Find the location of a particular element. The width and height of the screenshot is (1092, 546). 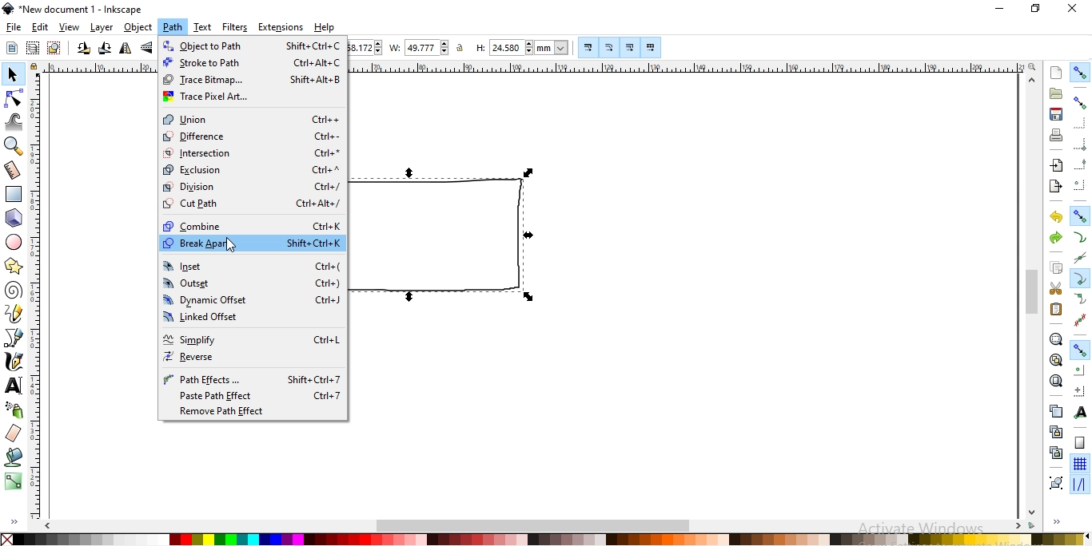

snap to paths is located at coordinates (1081, 237).